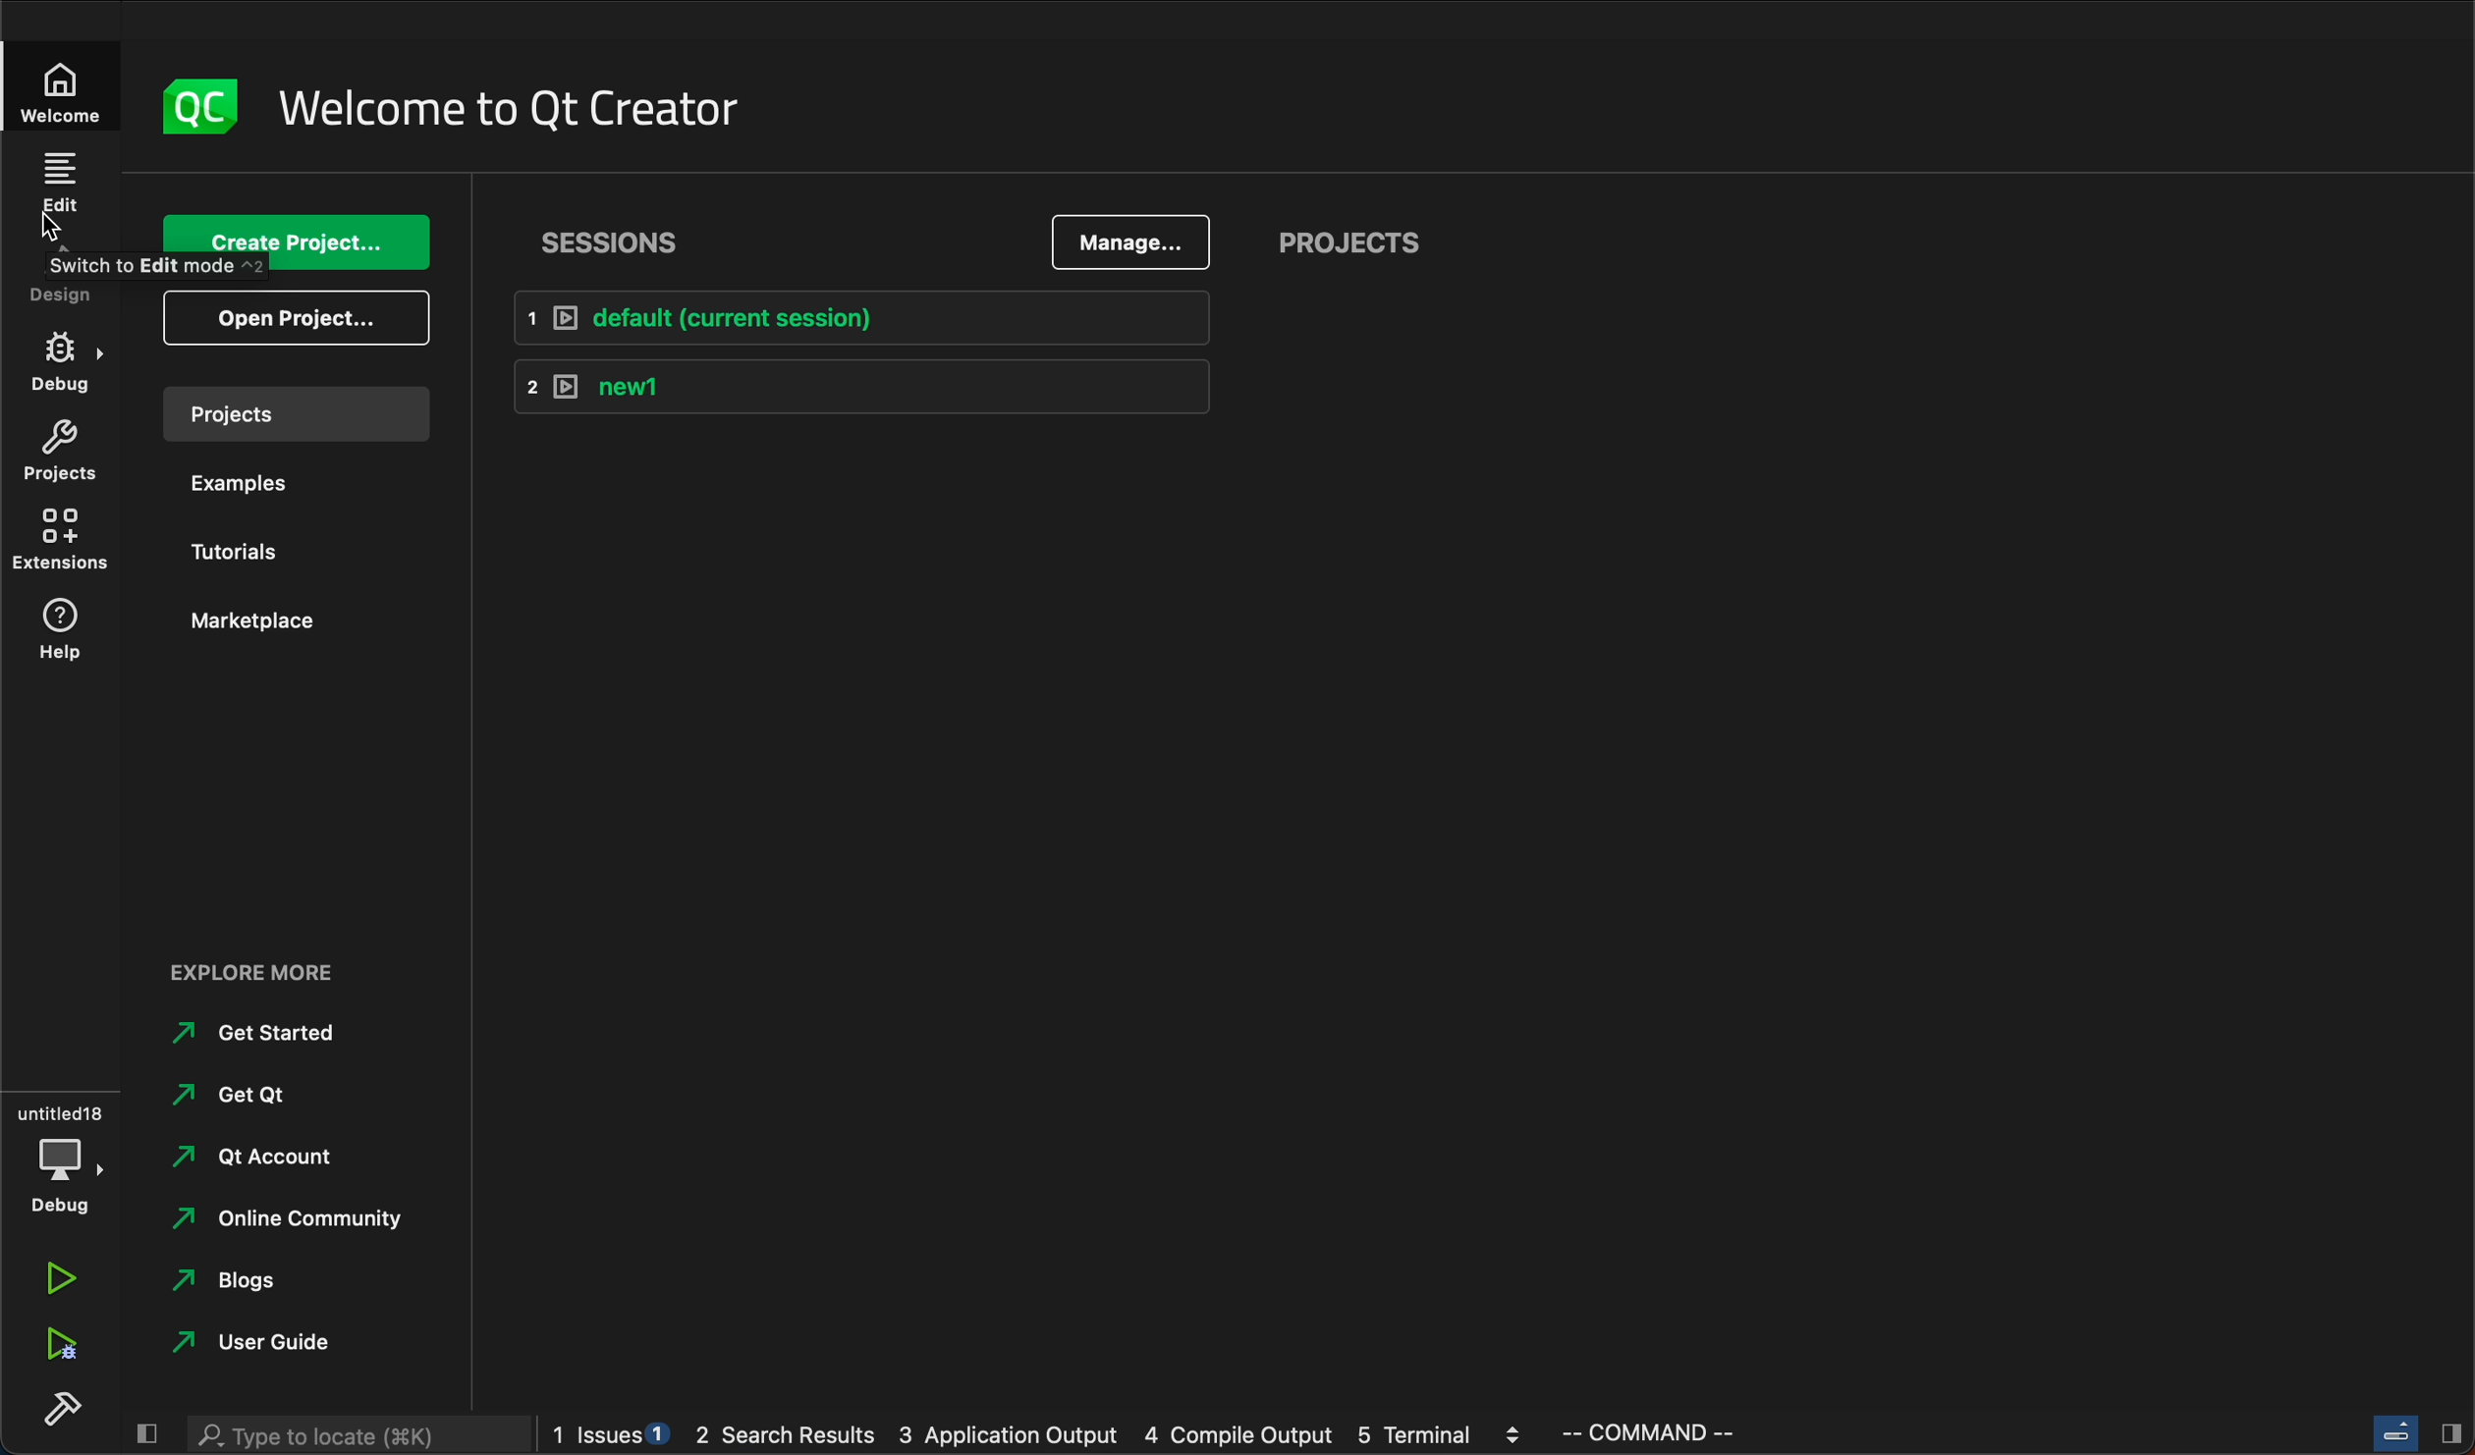 This screenshot has height=1455, width=2475. What do you see at coordinates (1368, 238) in the screenshot?
I see `project` at bounding box center [1368, 238].